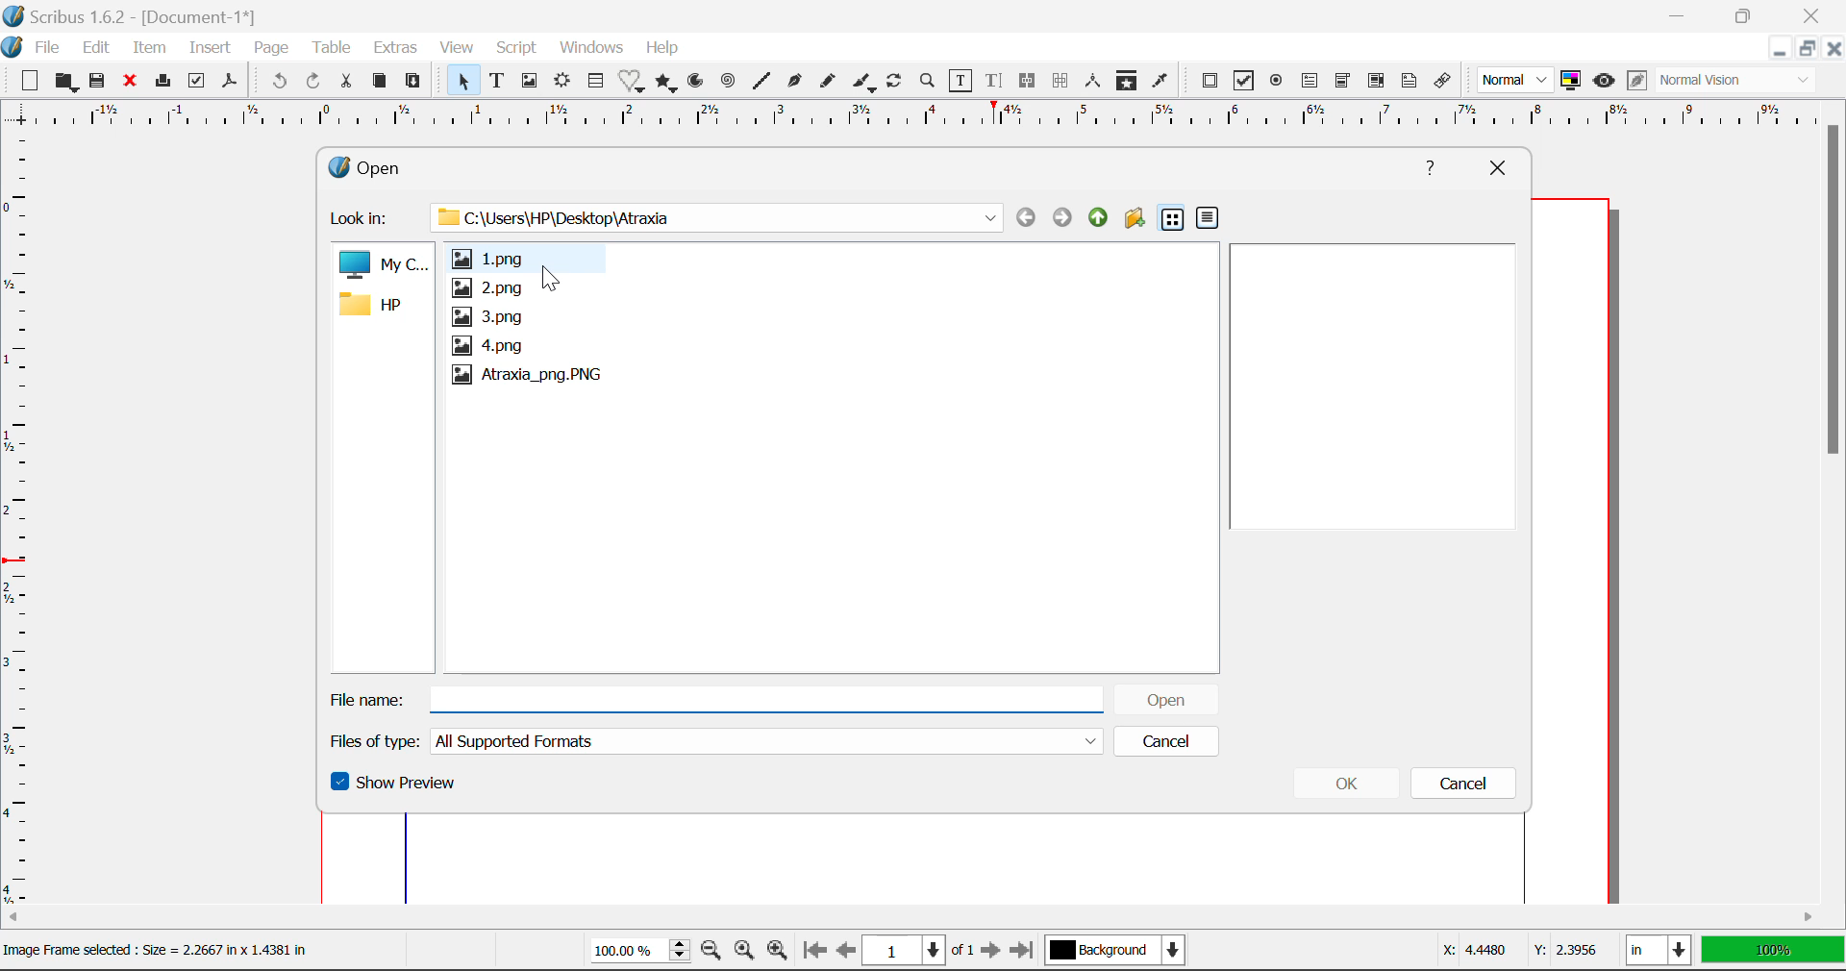 The height and width of the screenshot is (971, 1846). What do you see at coordinates (30, 84) in the screenshot?
I see `New` at bounding box center [30, 84].